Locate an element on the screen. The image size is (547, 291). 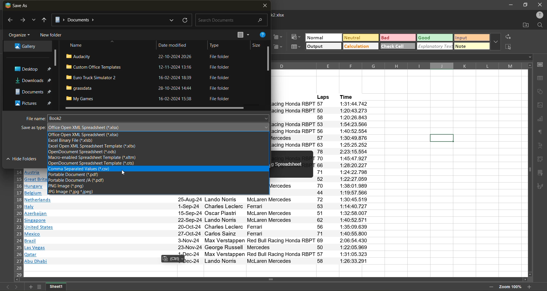
folder is located at coordinates (24, 47).